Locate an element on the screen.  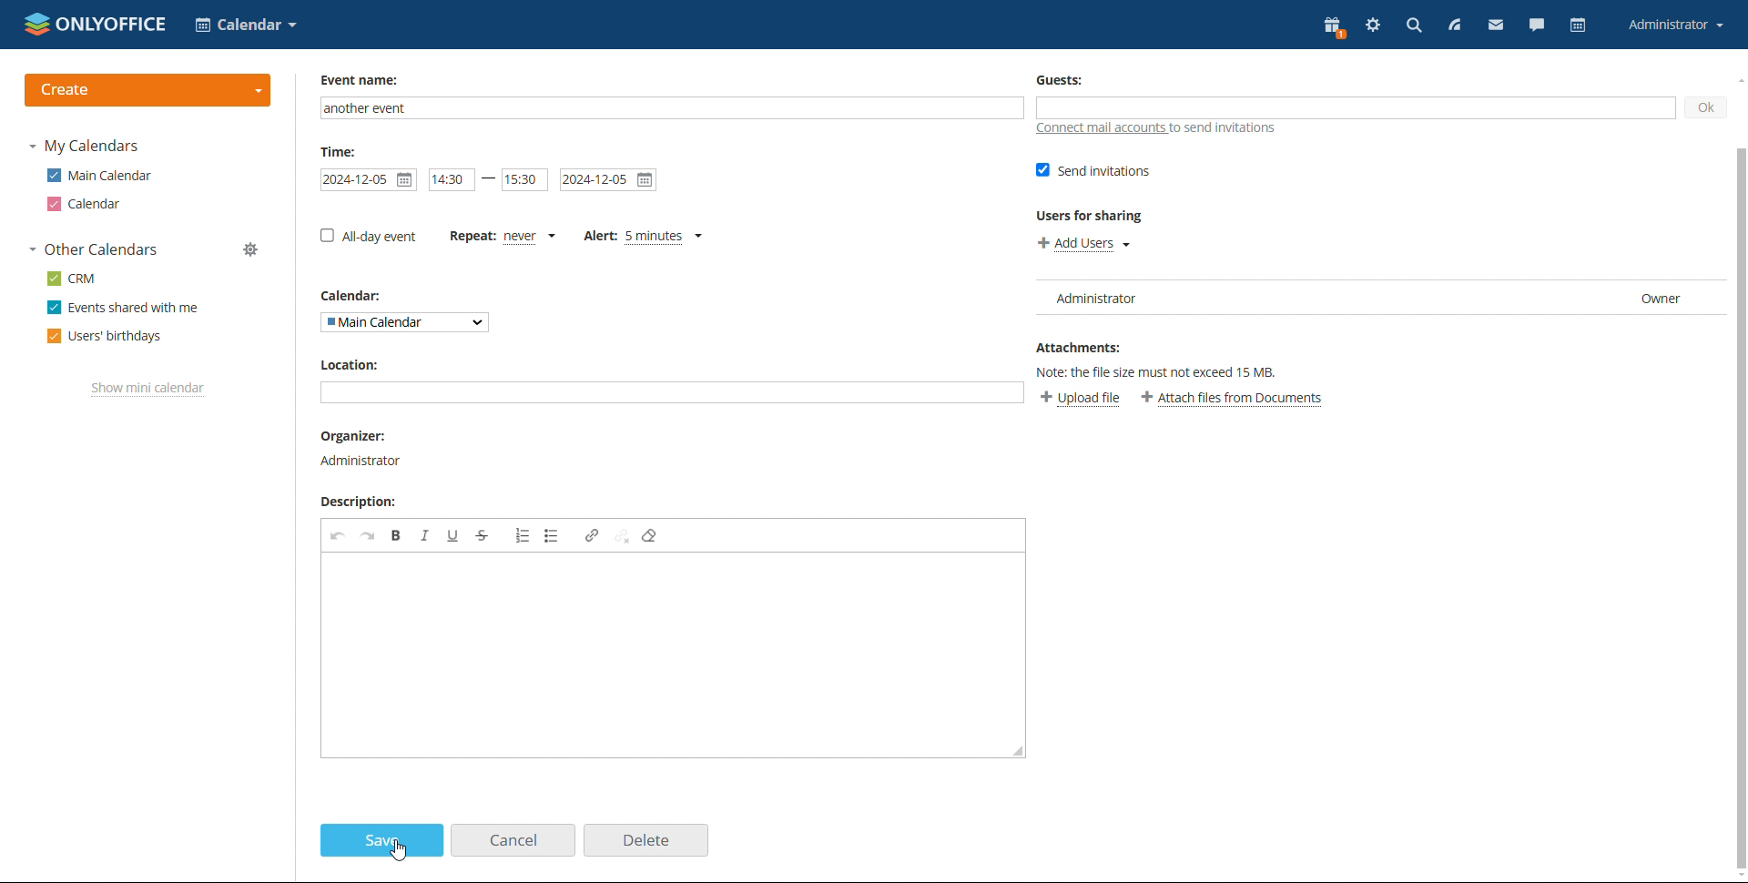
Guests: is located at coordinates (1063, 80).